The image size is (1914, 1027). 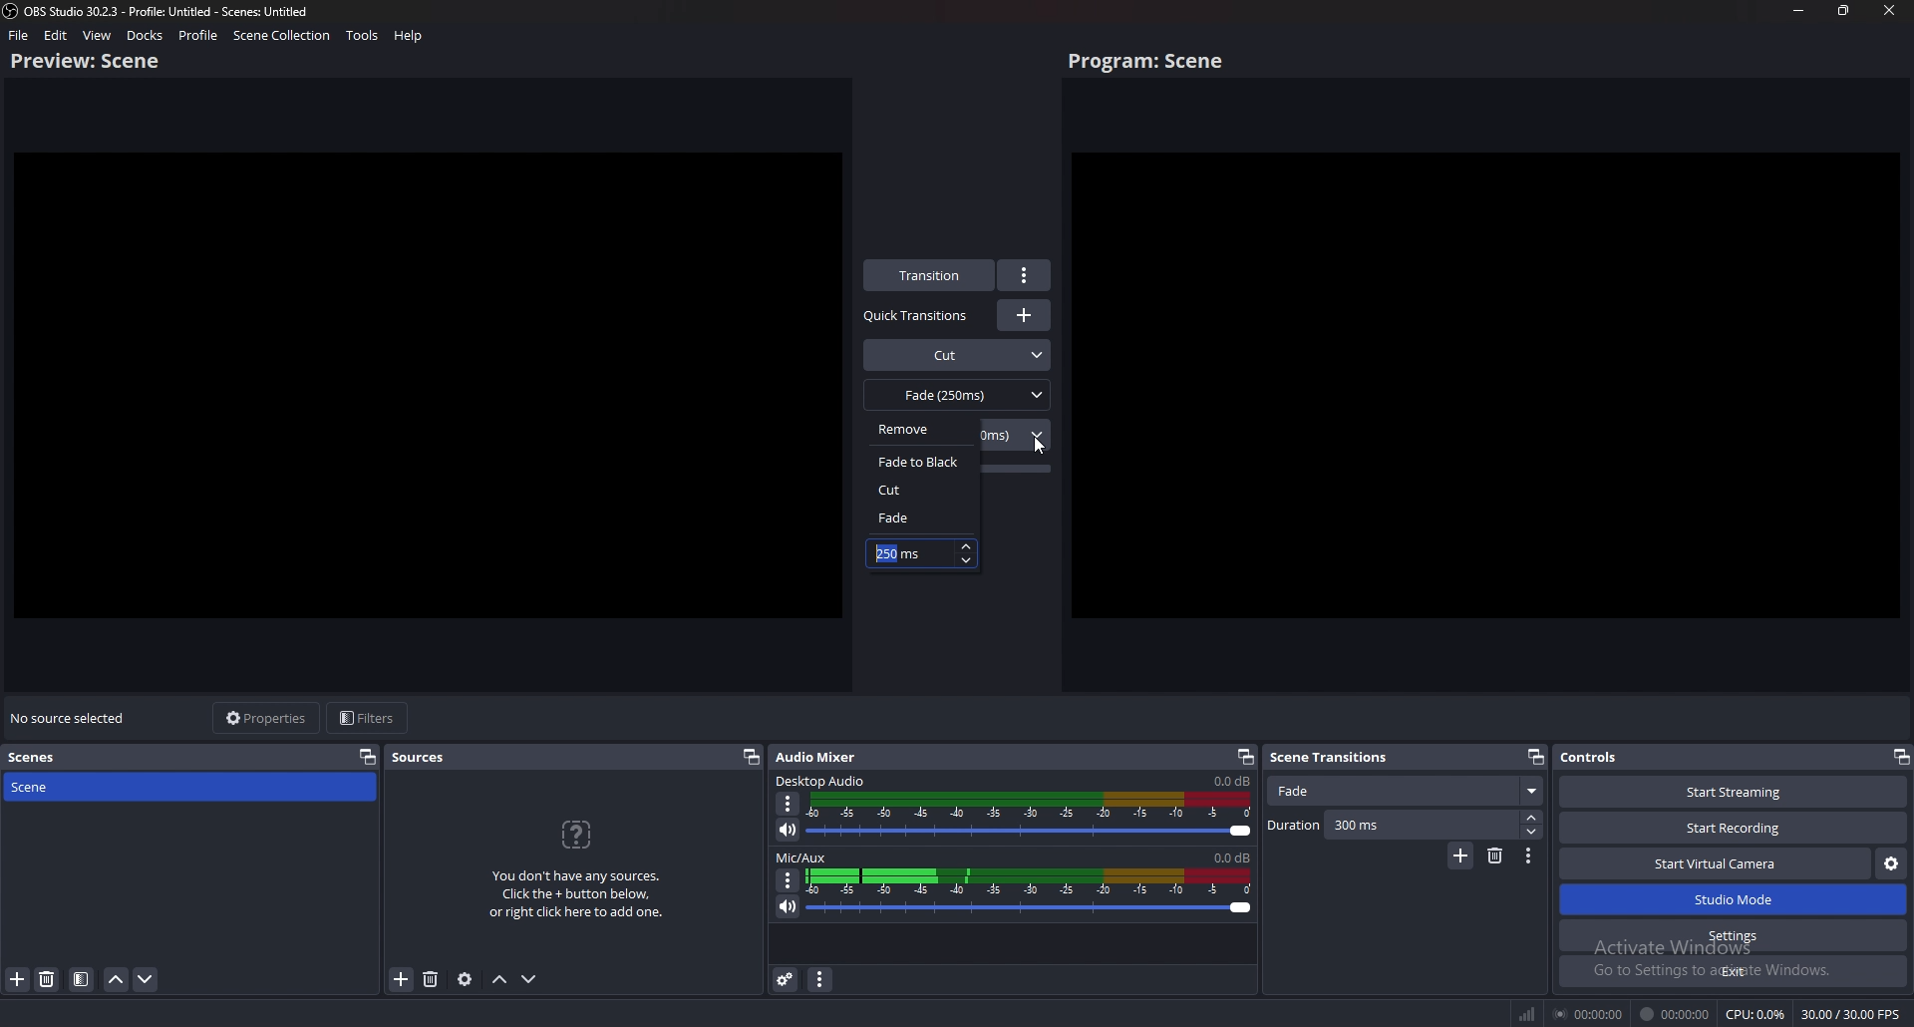 I want to click on Desktop audio, so click(x=822, y=780).